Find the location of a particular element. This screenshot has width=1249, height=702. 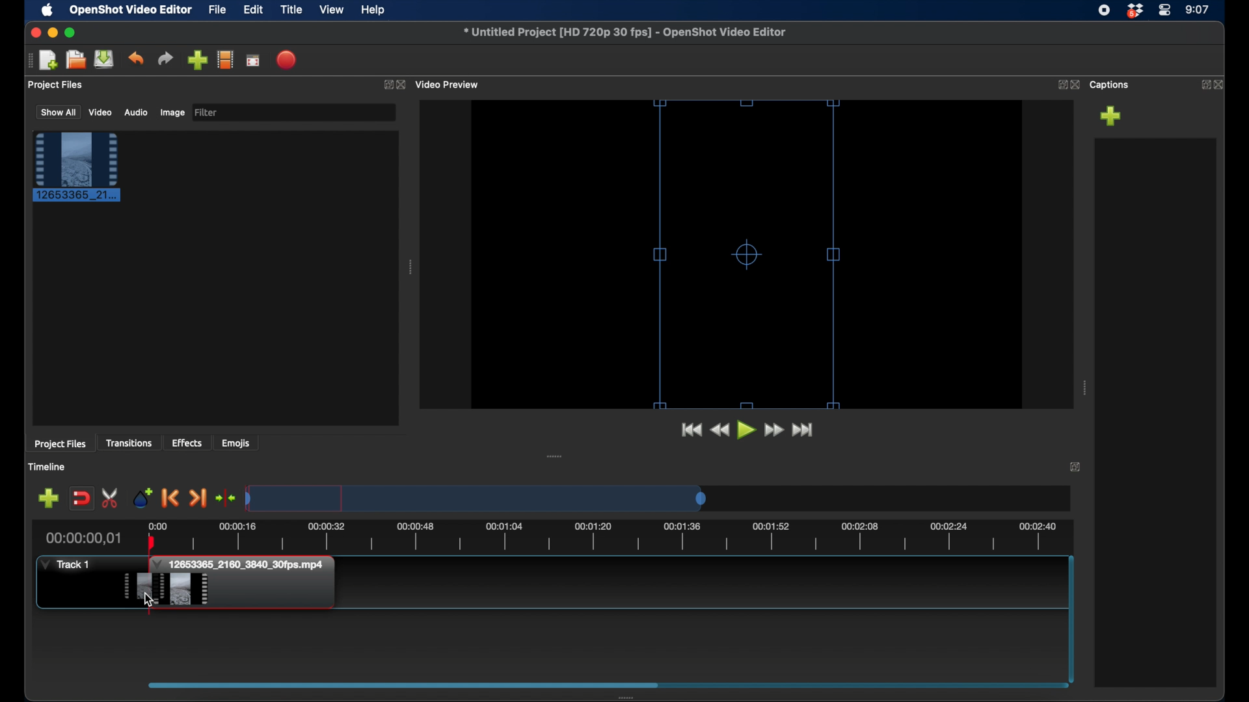

filename is located at coordinates (624, 32).